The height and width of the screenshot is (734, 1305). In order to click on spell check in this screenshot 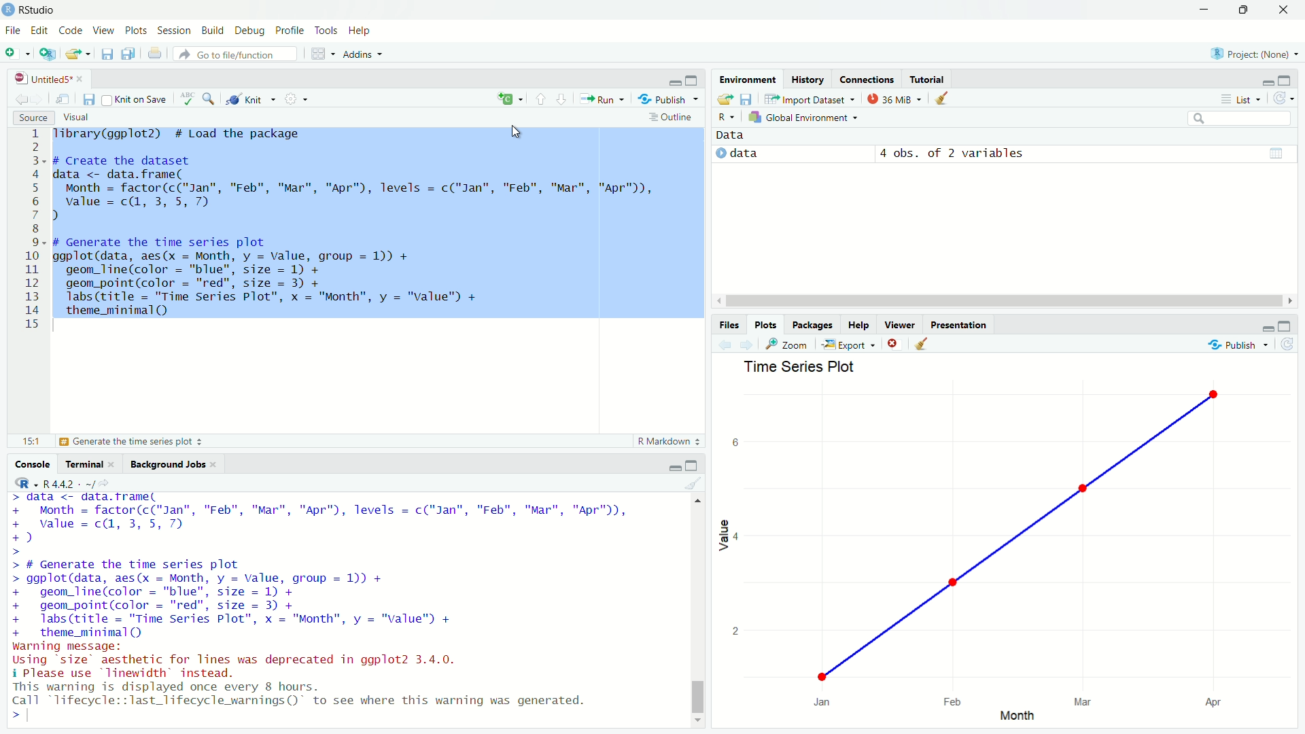, I will do `click(185, 101)`.